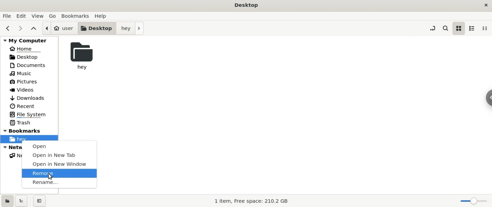 The height and width of the screenshot is (207, 492). I want to click on previous, so click(7, 29).